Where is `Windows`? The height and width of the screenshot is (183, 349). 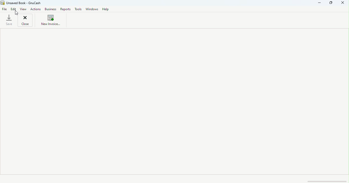
Windows is located at coordinates (92, 9).